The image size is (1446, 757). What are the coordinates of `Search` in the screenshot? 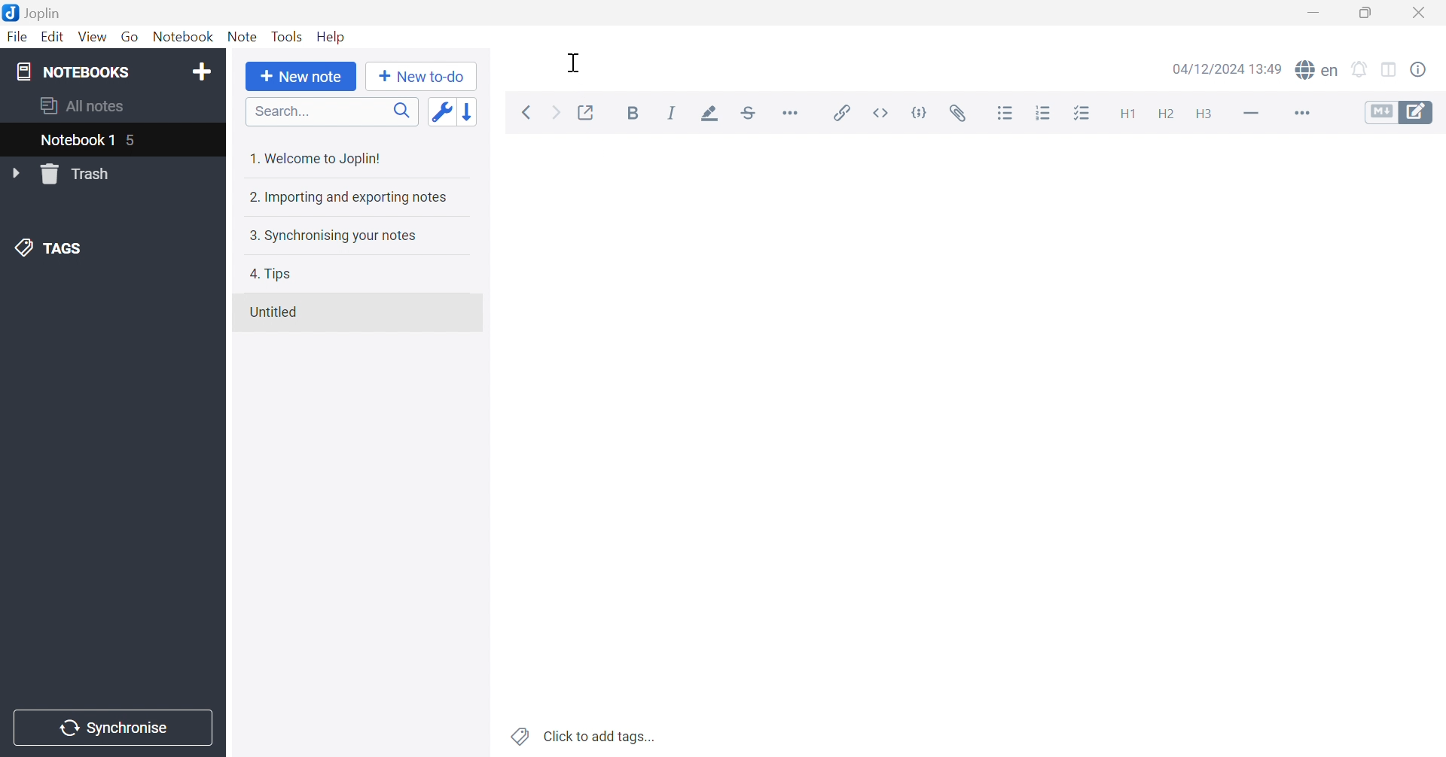 It's located at (331, 112).